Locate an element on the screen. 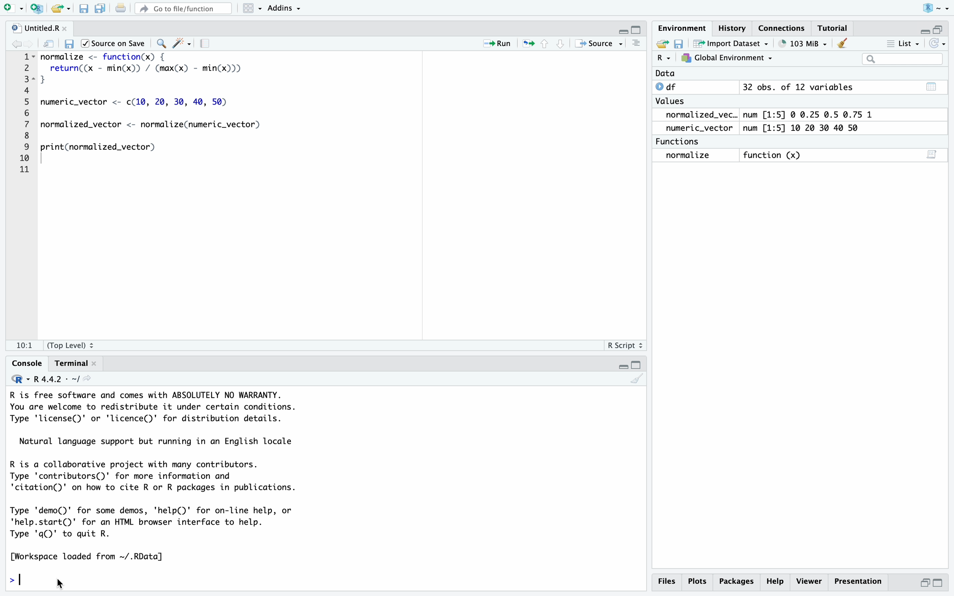  Minimize is located at coordinates (621, 30).